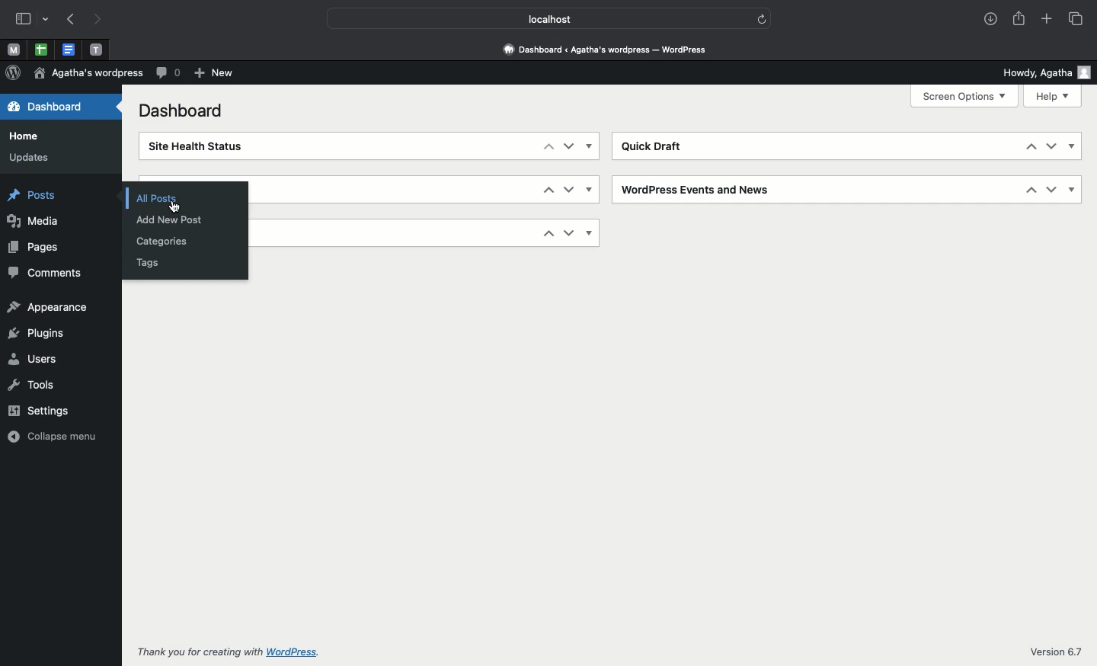  Describe the element at coordinates (40, 198) in the screenshot. I see `Posts` at that location.